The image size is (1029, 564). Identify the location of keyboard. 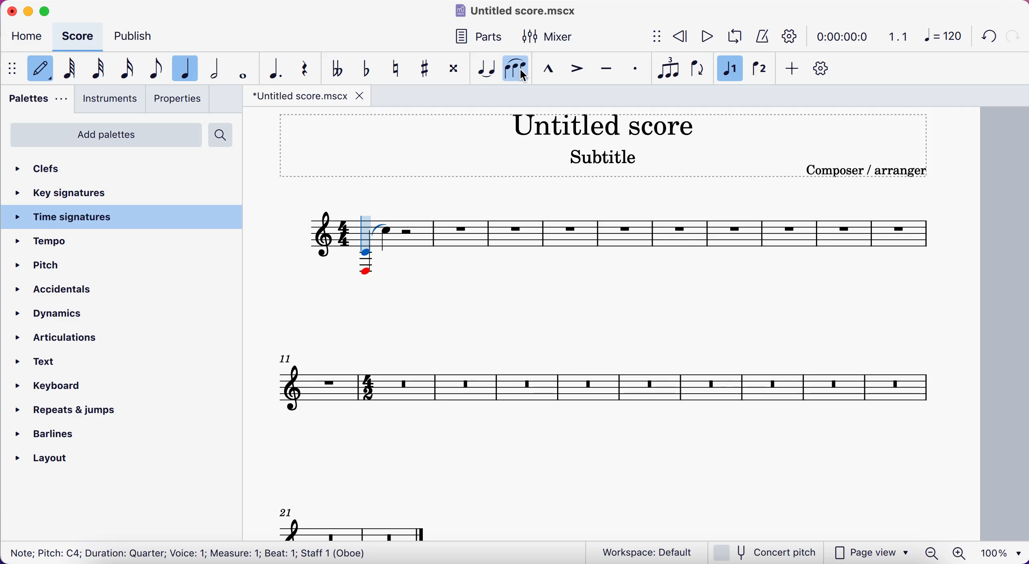
(60, 387).